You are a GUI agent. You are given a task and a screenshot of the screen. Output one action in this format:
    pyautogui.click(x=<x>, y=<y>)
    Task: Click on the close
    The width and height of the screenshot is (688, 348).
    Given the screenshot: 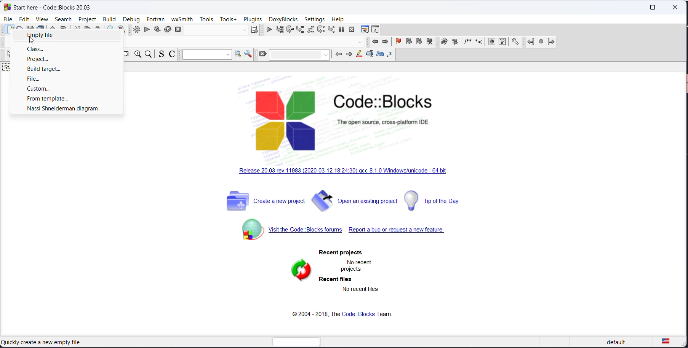 What is the action you would take?
    pyautogui.click(x=676, y=9)
    